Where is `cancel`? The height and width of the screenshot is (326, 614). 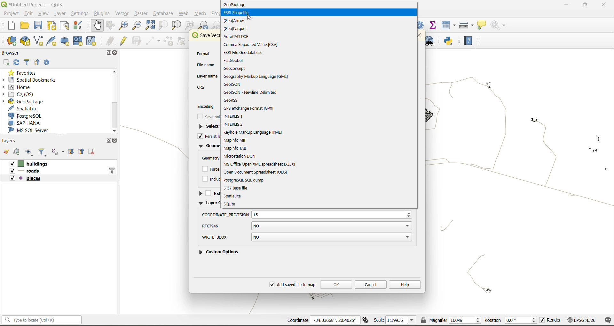
cancel is located at coordinates (372, 285).